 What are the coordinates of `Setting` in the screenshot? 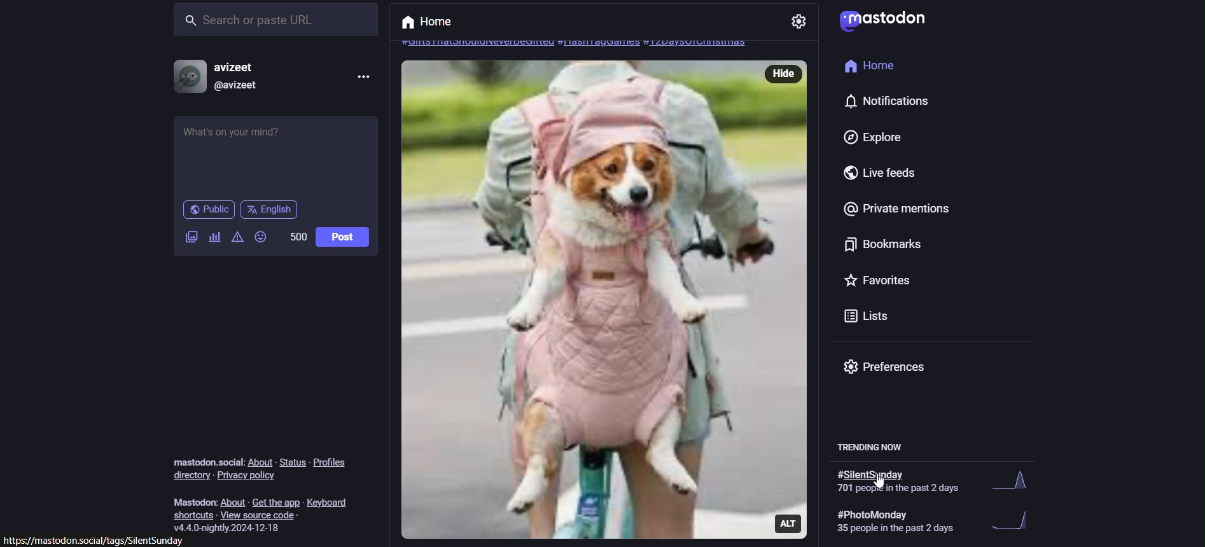 It's located at (800, 22).